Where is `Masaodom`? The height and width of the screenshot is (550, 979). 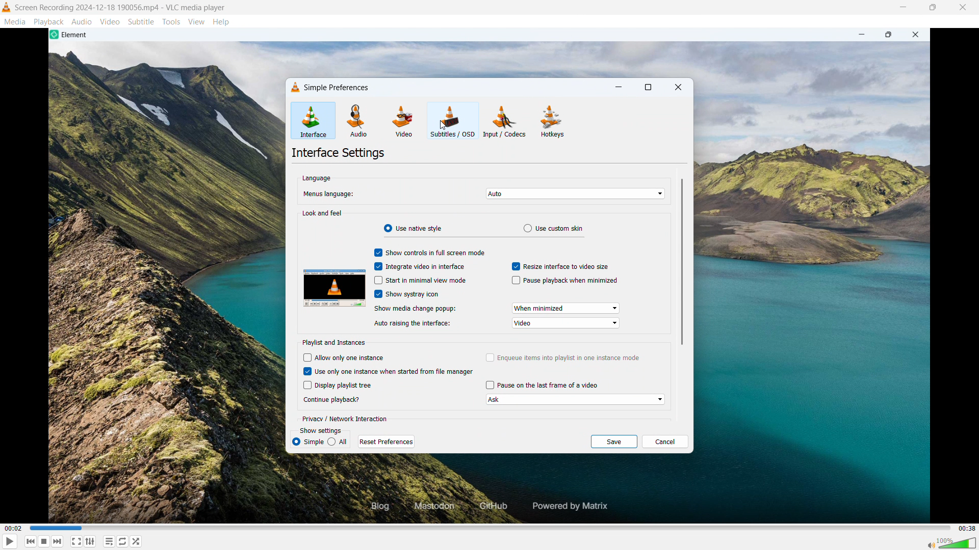
Masaodom is located at coordinates (436, 508).